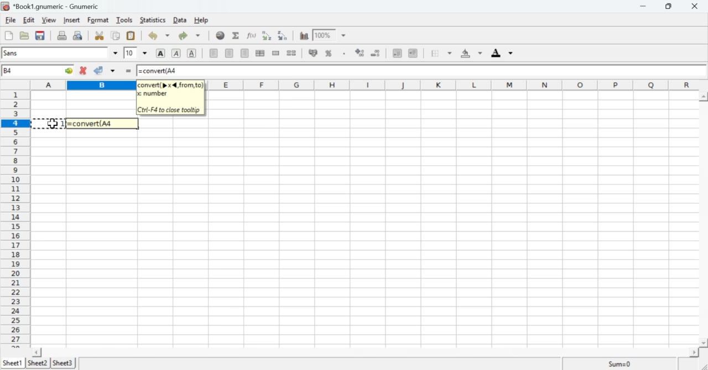  What do you see at coordinates (275, 53) in the screenshot?
I see `Merge a range of cells` at bounding box center [275, 53].